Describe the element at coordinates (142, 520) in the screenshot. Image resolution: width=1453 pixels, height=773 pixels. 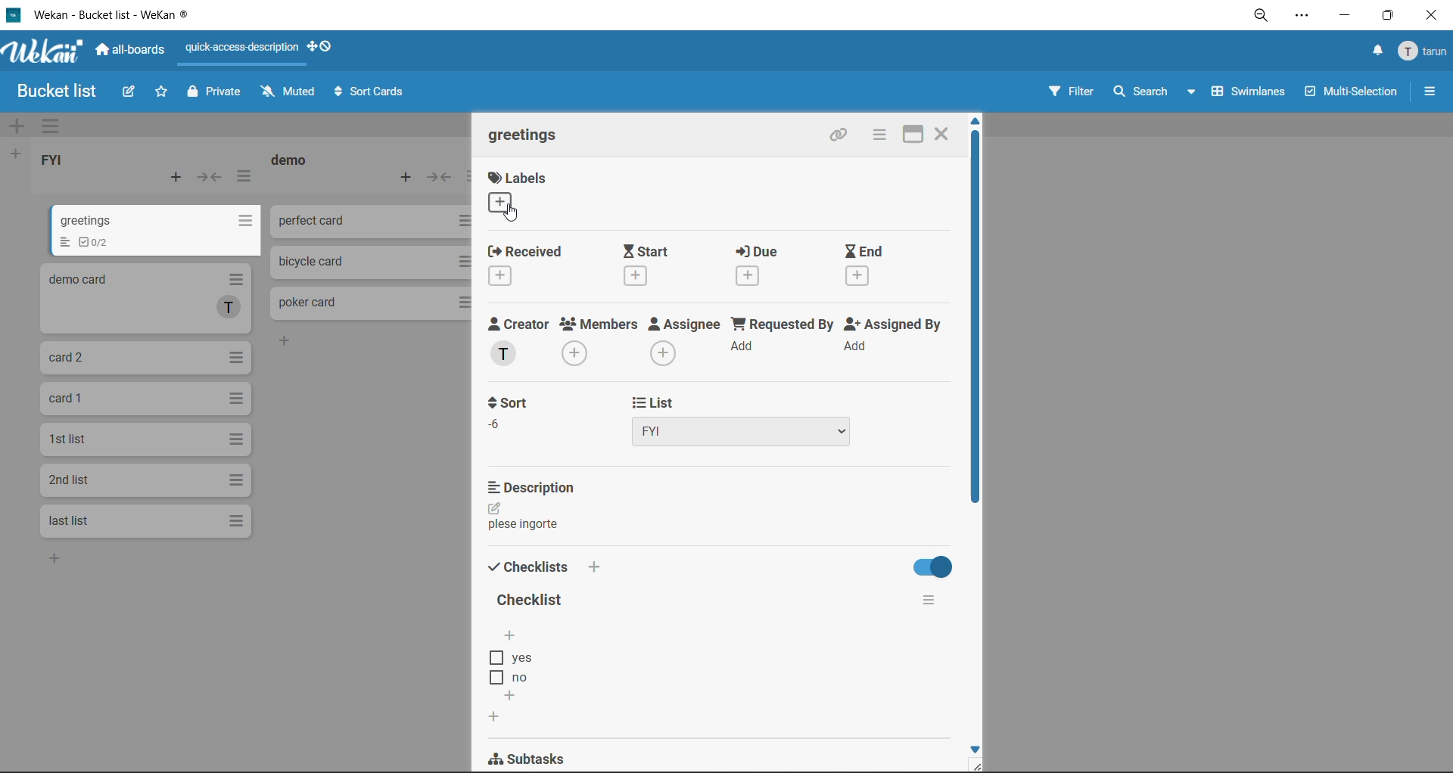
I see `card 7` at that location.